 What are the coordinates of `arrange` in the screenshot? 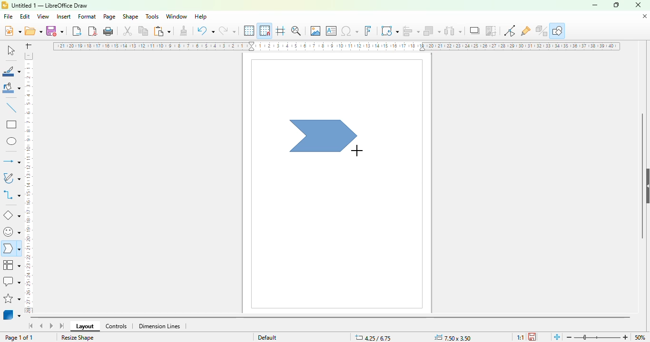 It's located at (432, 31).